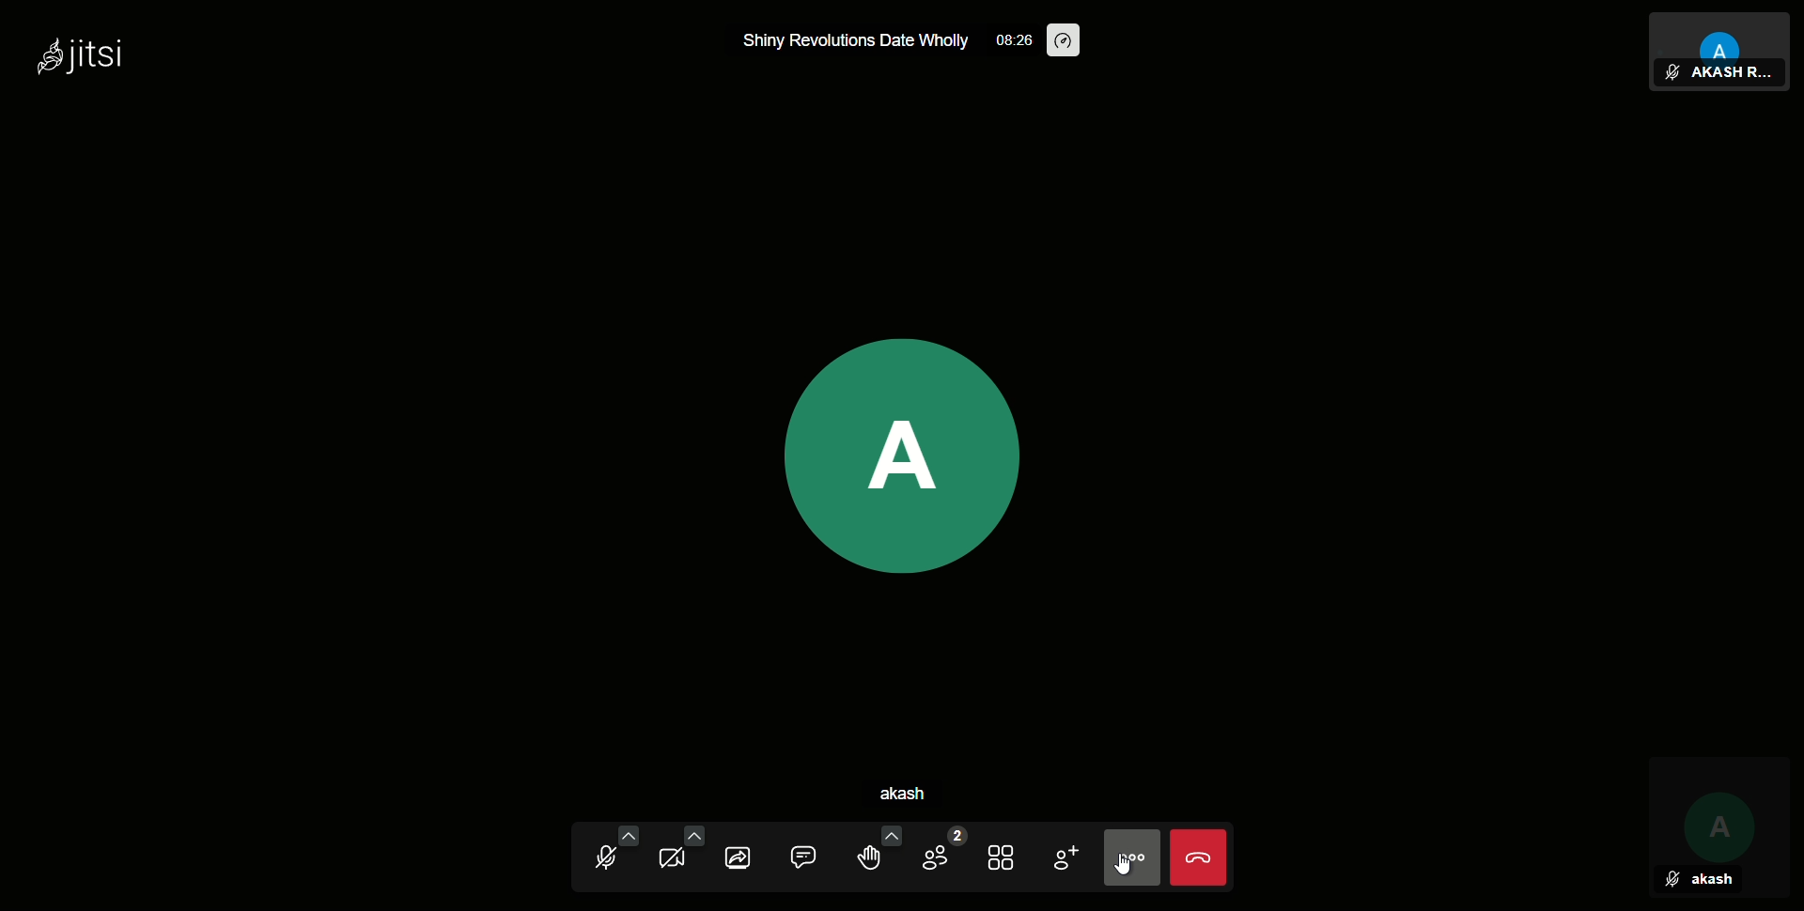 The width and height of the screenshot is (1804, 911). I want to click on invite people, so click(1065, 854).